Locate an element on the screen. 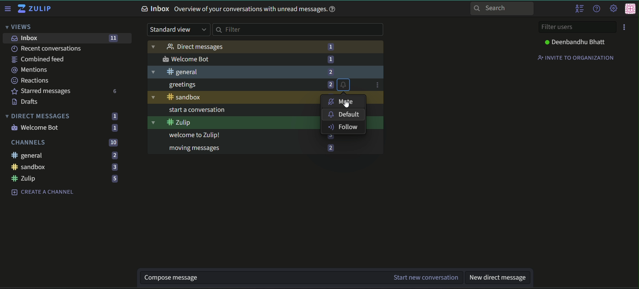 The width and height of the screenshot is (639, 289). Deenbandhu Bhatt is located at coordinates (576, 42).